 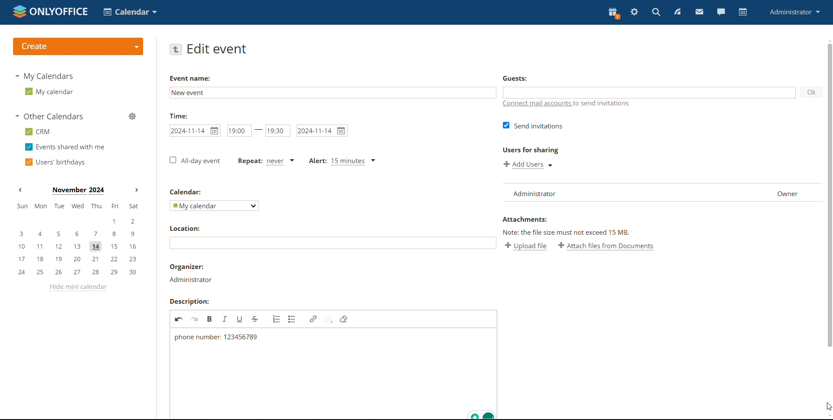 I want to click on add users, so click(x=528, y=165).